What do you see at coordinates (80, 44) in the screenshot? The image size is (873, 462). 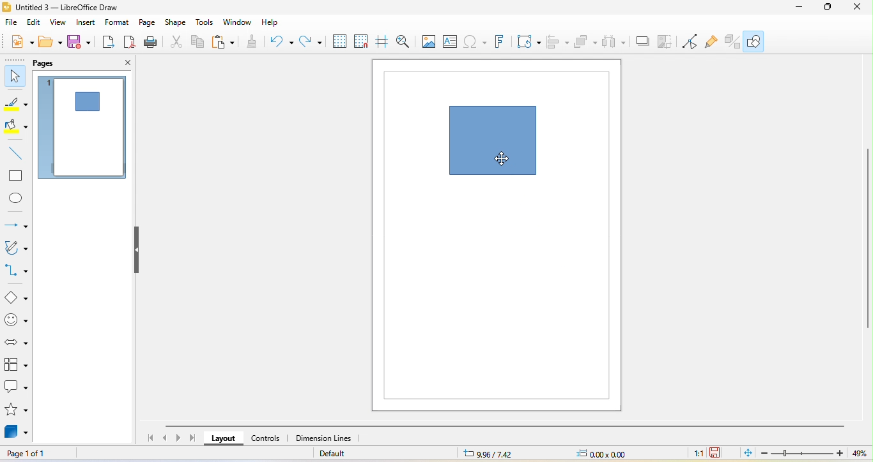 I see `save` at bounding box center [80, 44].